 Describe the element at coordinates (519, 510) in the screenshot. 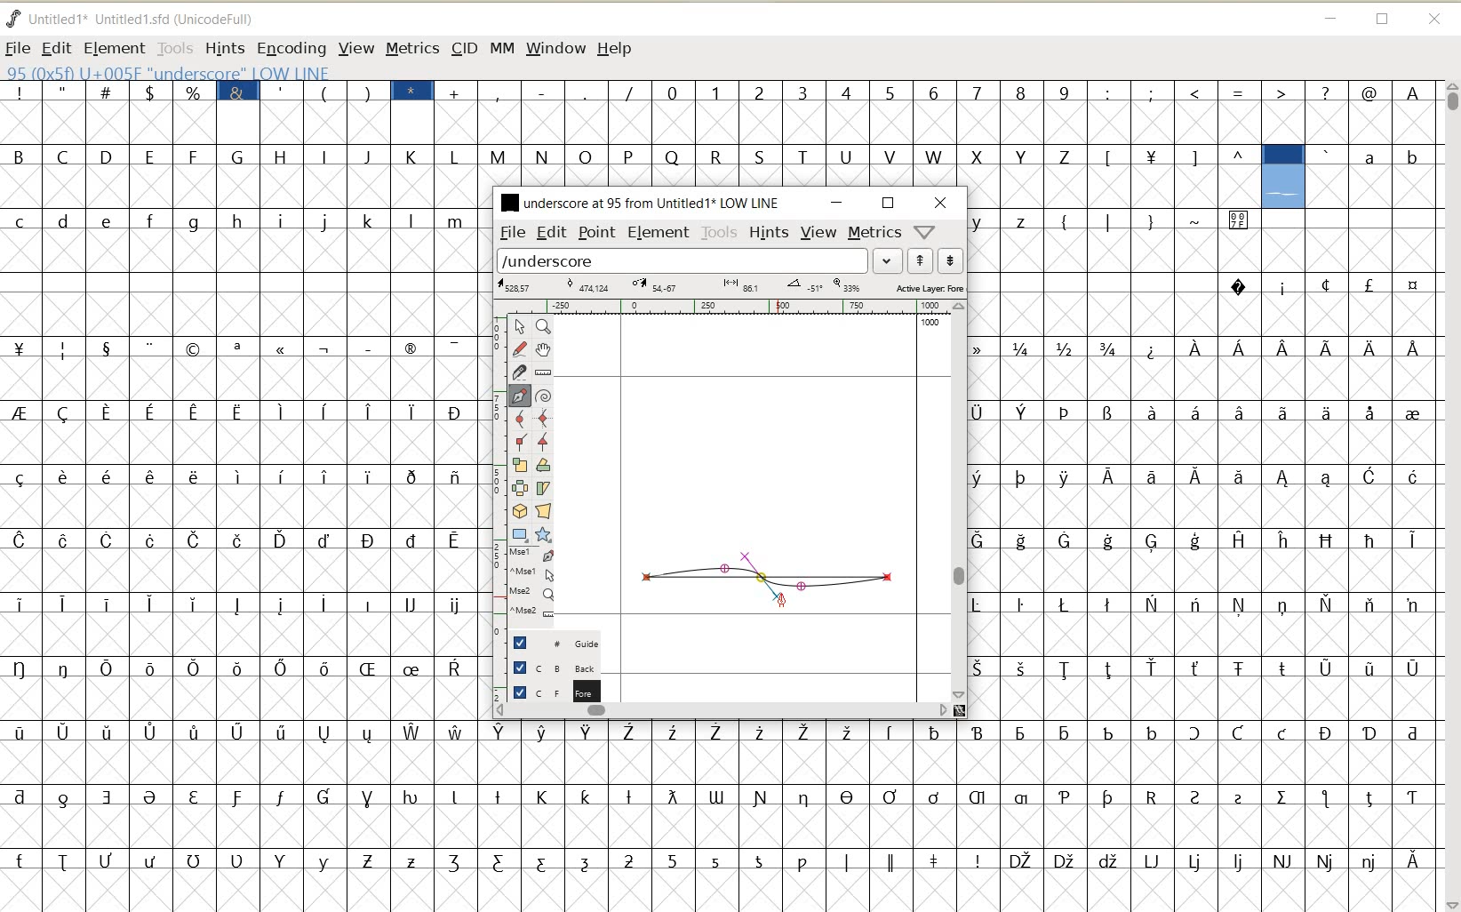

I see `rotate the selection in 3D and project back to plane` at that location.